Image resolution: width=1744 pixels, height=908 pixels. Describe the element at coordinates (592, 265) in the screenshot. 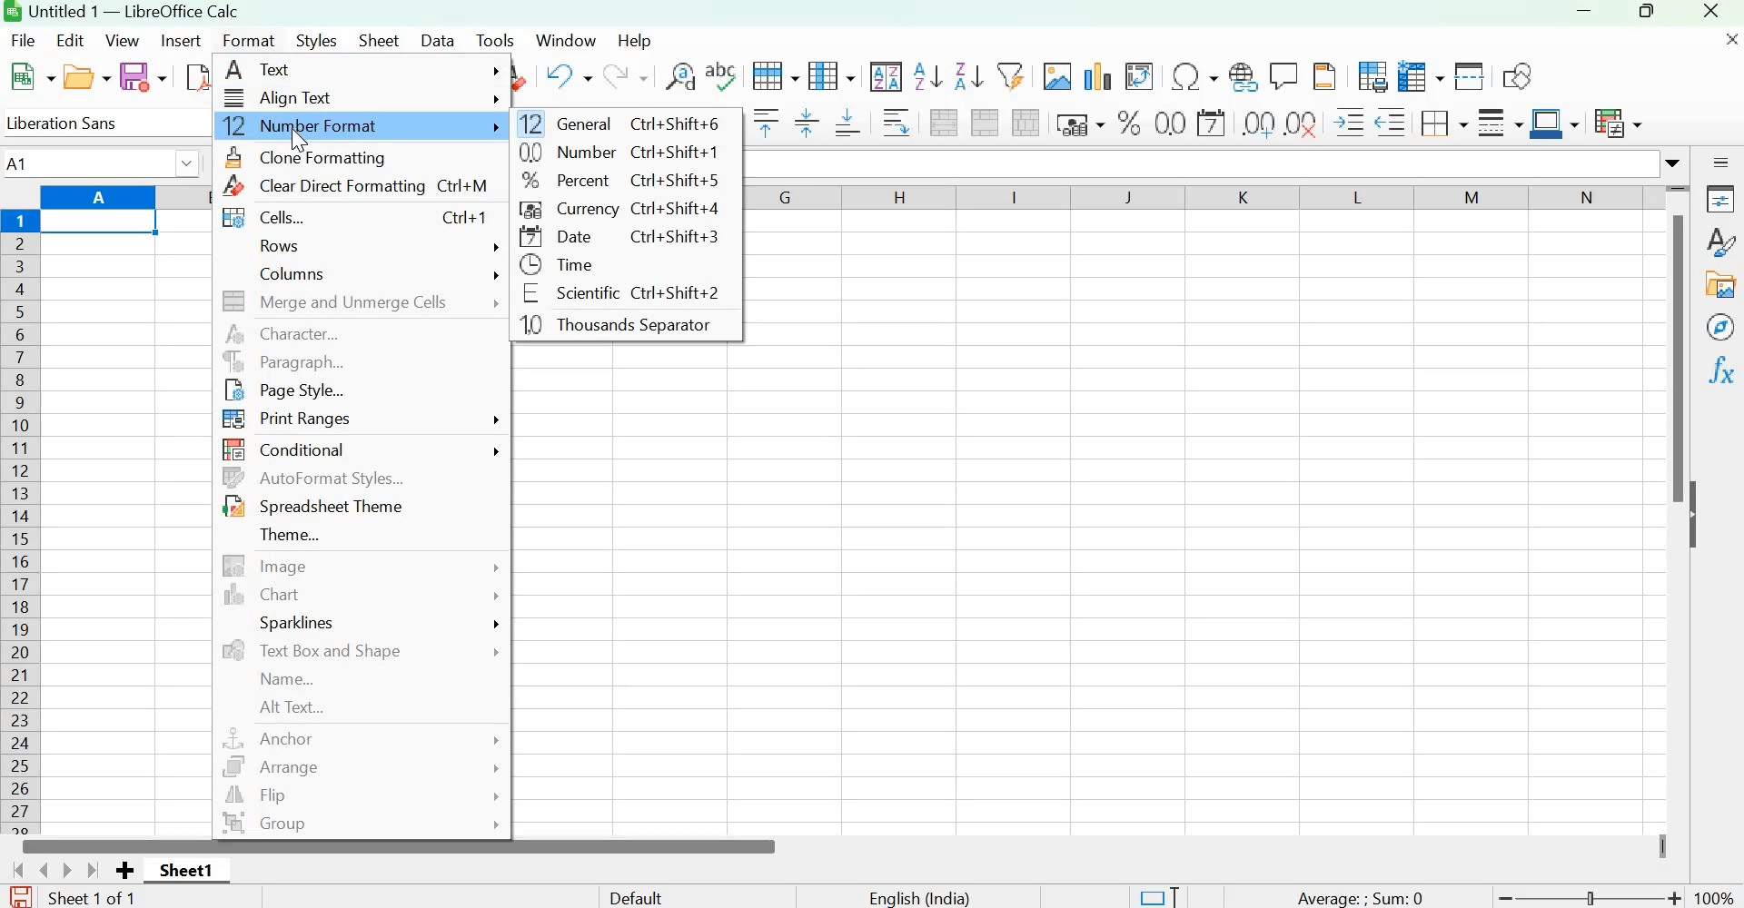

I see `Time` at that location.